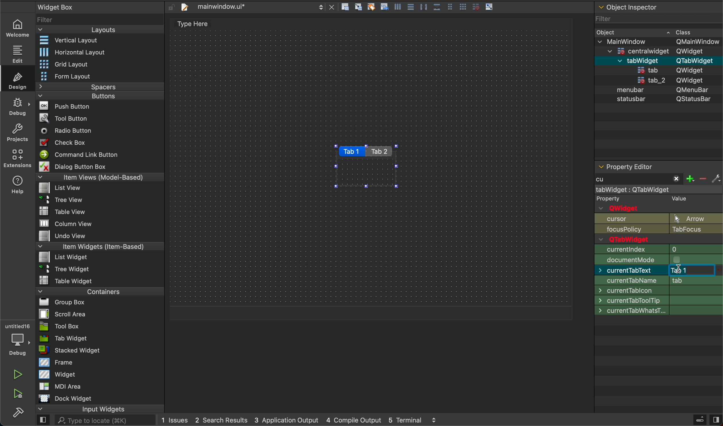 This screenshot has width=723, height=426. I want to click on  Command Link Button, so click(78, 154).